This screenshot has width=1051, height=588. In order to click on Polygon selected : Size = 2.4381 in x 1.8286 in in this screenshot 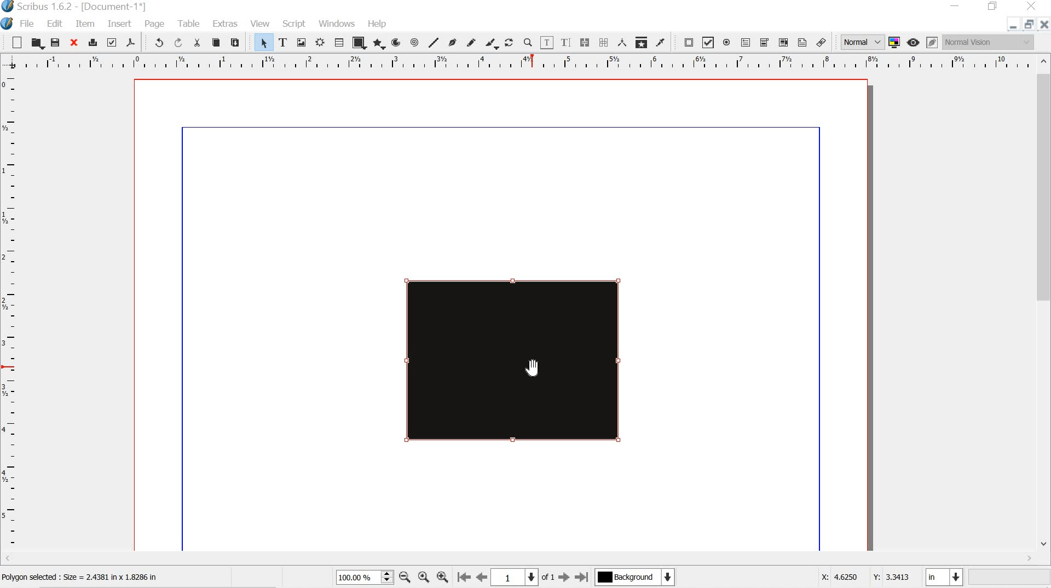, I will do `click(85, 578)`.